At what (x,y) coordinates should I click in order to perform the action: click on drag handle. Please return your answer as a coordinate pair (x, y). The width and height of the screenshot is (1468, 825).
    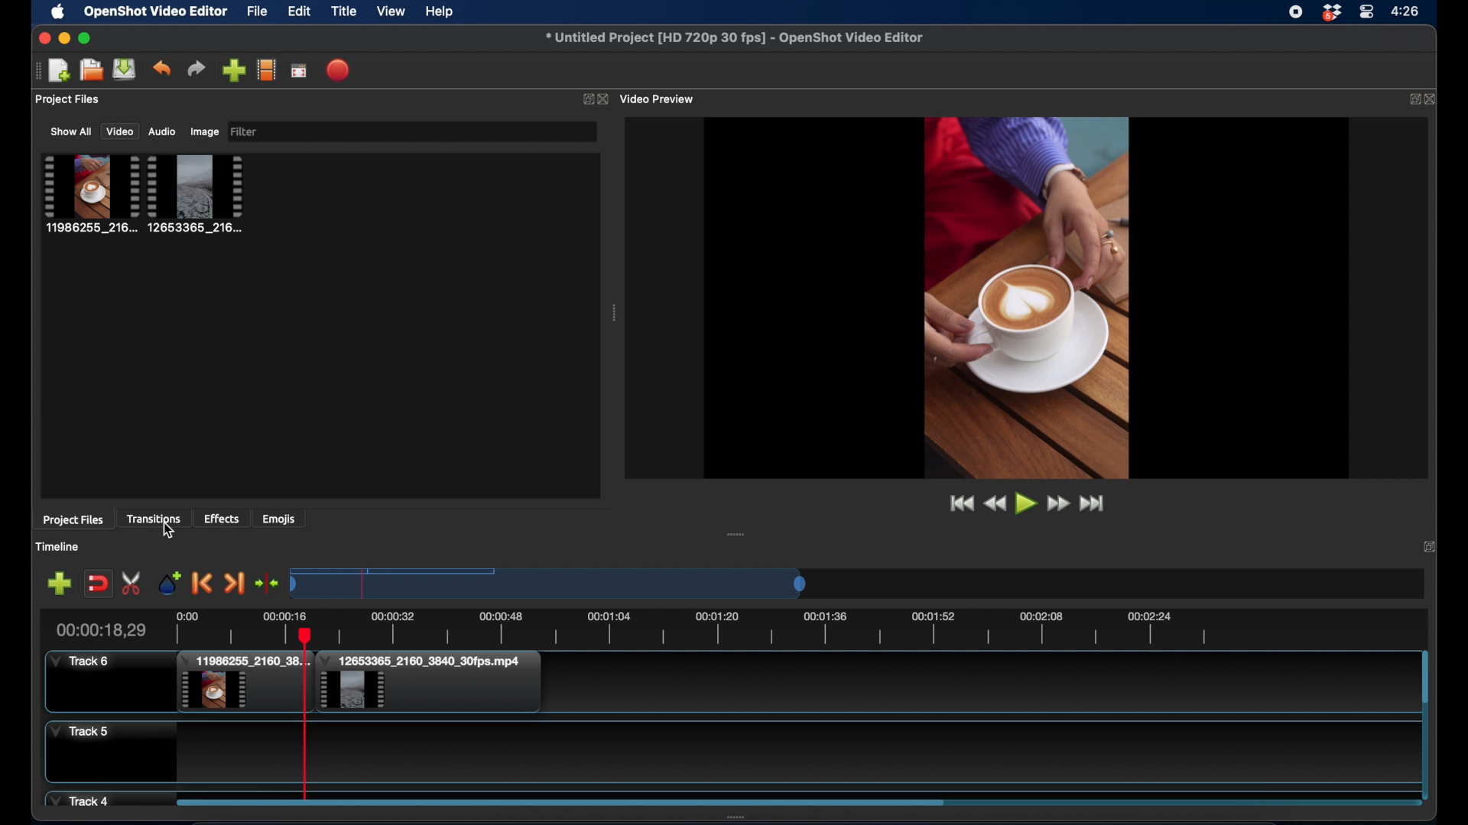
    Looking at the image, I should click on (36, 70).